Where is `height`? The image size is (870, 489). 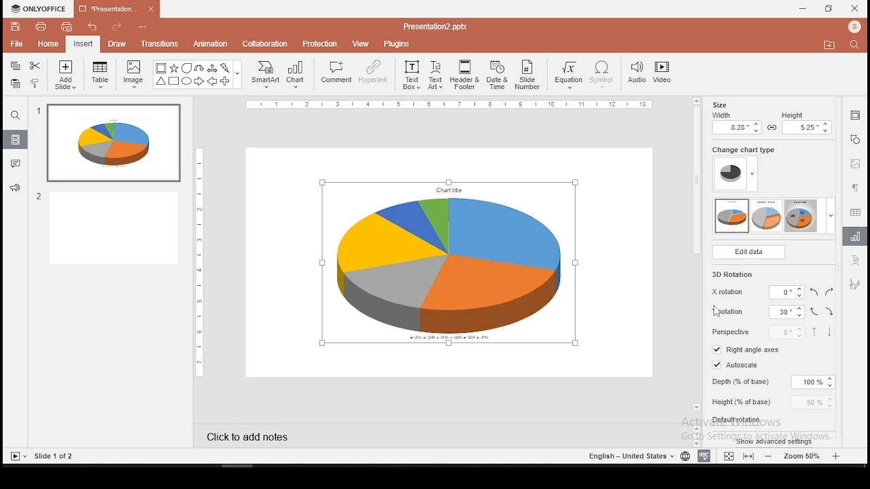 height is located at coordinates (806, 123).